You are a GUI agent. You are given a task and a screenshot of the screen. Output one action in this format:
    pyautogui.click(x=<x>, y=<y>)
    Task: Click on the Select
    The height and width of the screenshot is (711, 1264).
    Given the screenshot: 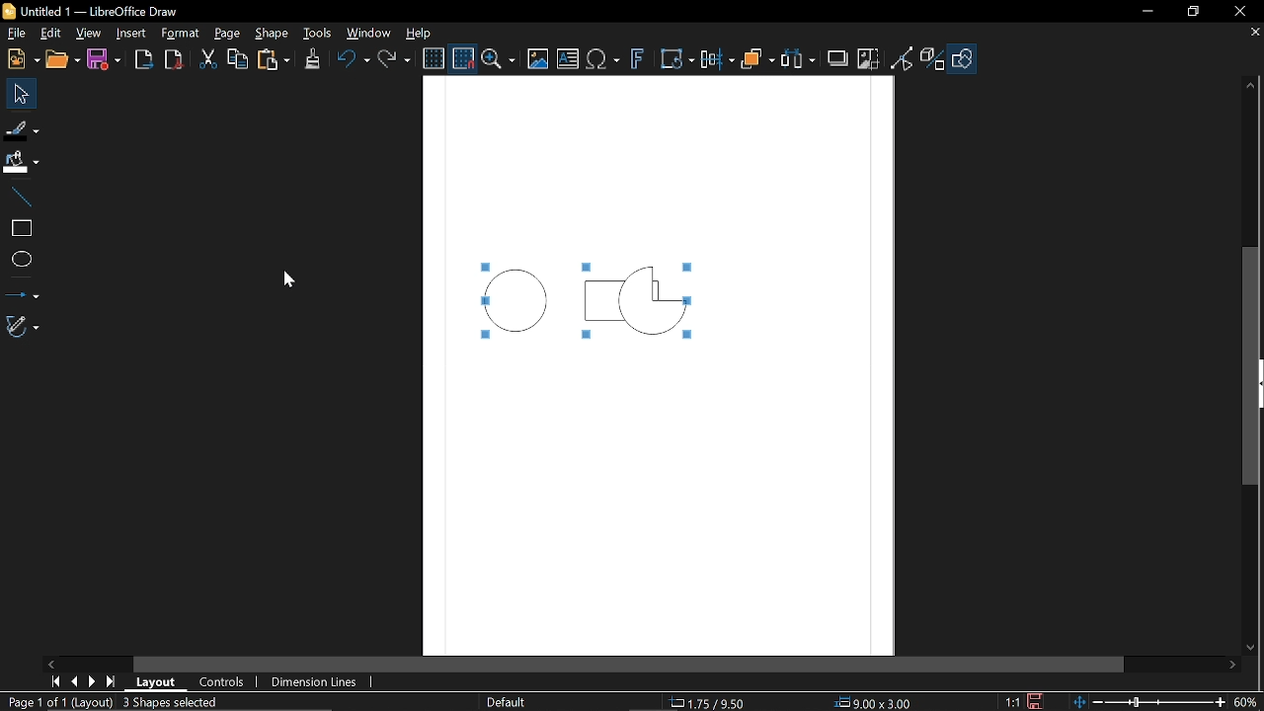 What is the action you would take?
    pyautogui.click(x=19, y=94)
    